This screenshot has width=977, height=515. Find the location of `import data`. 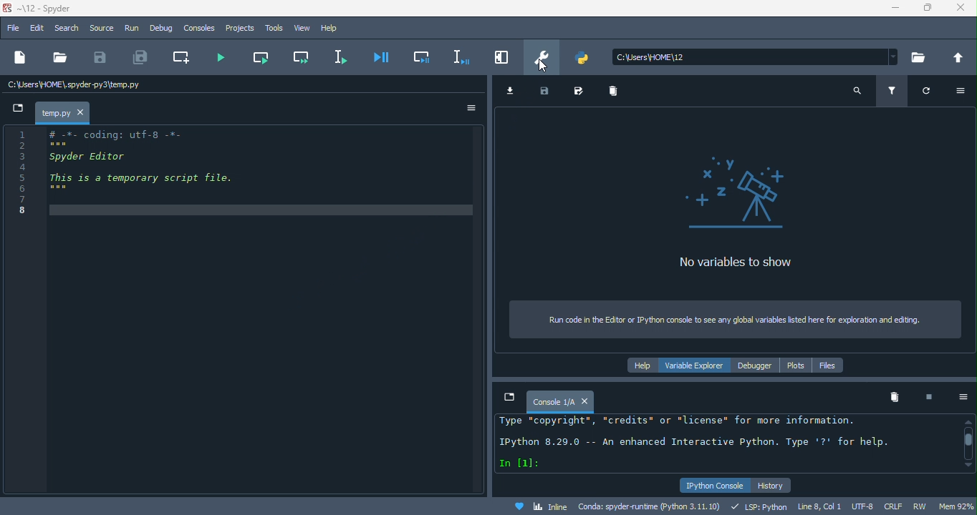

import data is located at coordinates (516, 90).